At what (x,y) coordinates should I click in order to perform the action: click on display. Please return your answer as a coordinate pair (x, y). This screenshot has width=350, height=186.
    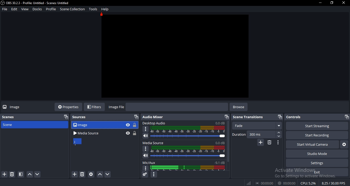
    Looking at the image, I should click on (188, 168).